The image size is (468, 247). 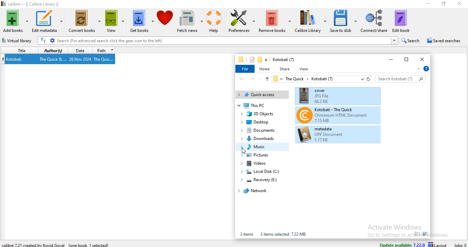 What do you see at coordinates (426, 4) in the screenshot?
I see `minimise` at bounding box center [426, 4].